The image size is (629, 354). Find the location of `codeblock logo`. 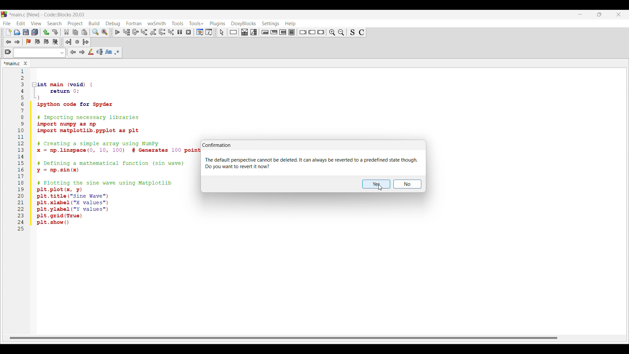

codeblock logo is located at coordinates (5, 14).